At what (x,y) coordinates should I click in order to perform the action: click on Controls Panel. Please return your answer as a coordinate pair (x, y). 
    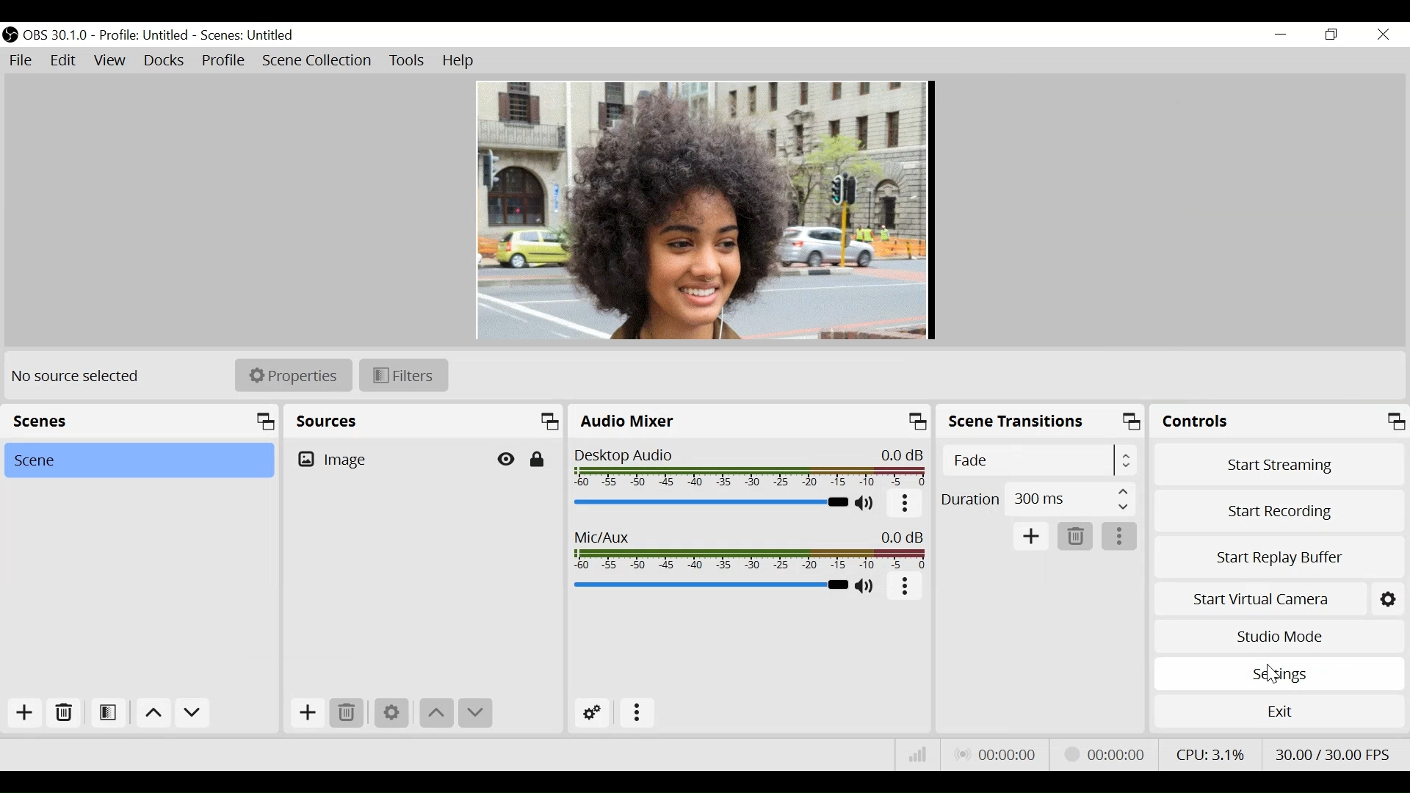
    Looking at the image, I should click on (1206, 421).